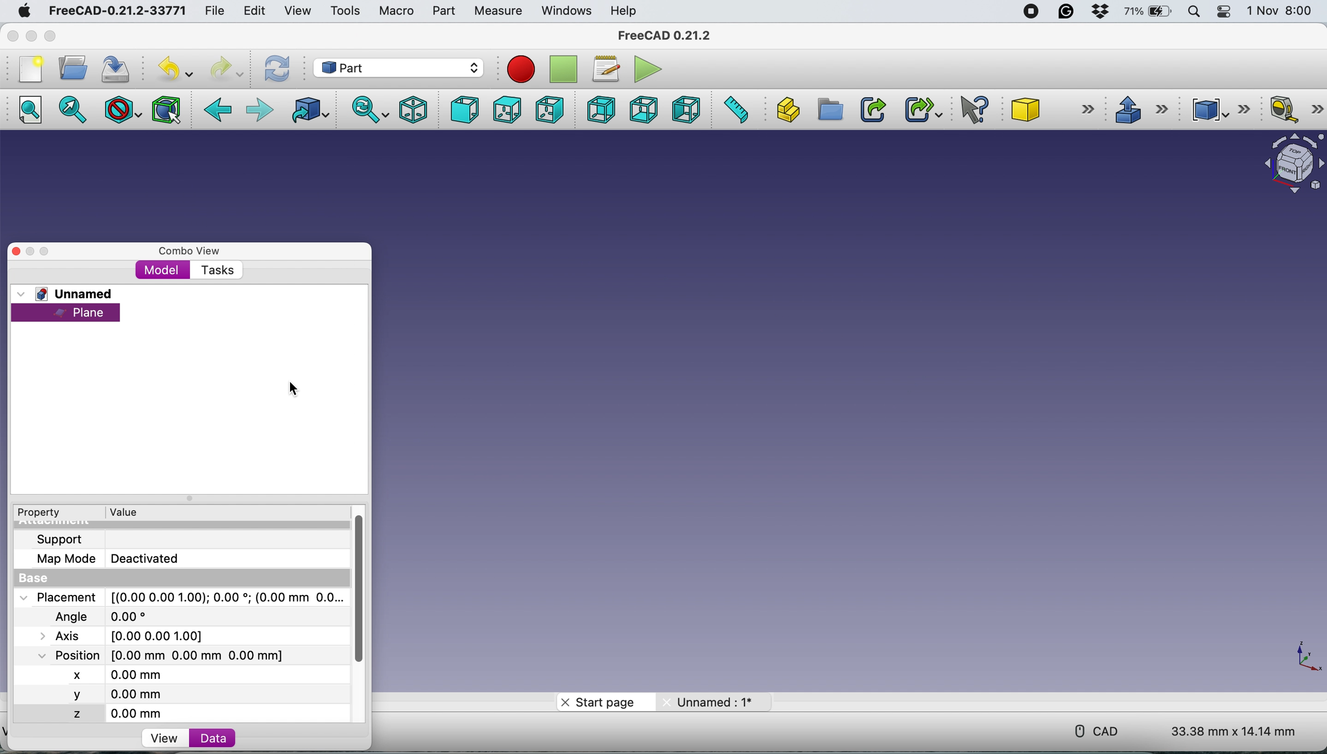 This screenshot has height=754, width=1327. I want to click on cad, so click(1105, 730).